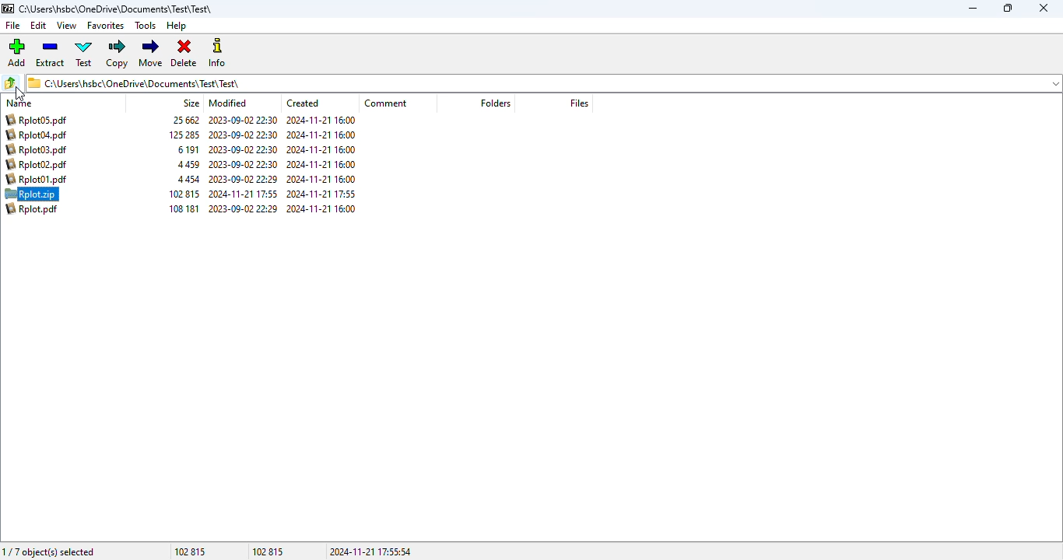  Describe the element at coordinates (184, 208) in the screenshot. I see `108 181` at that location.